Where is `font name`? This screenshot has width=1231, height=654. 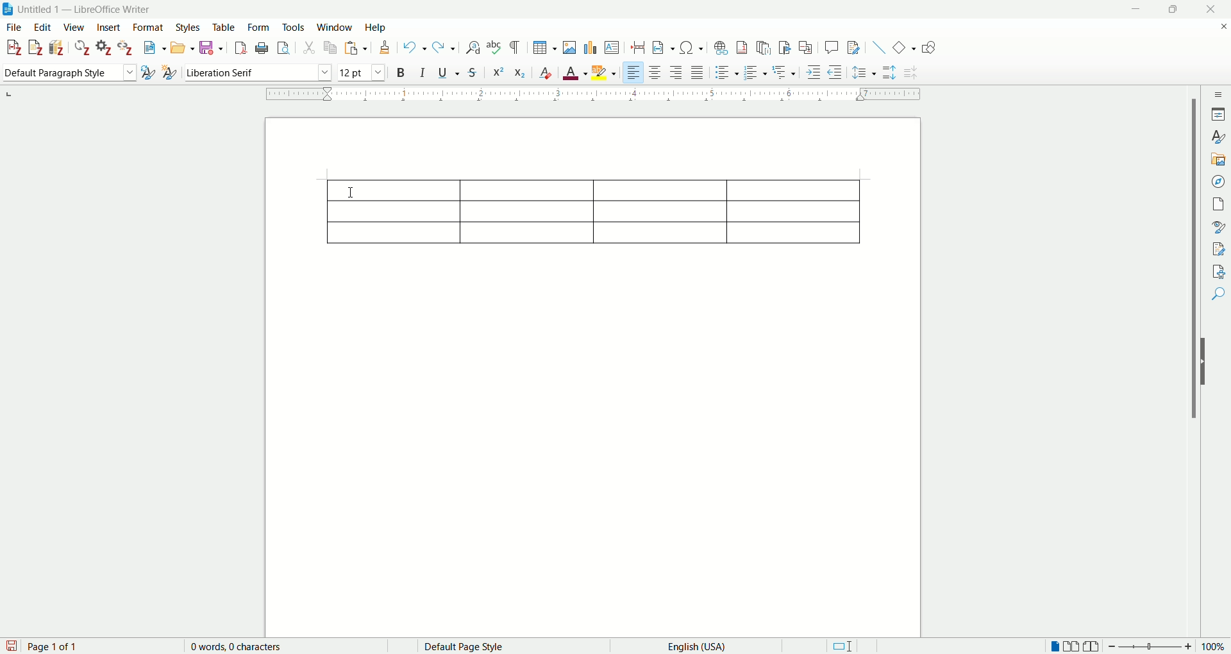 font name is located at coordinates (255, 72).